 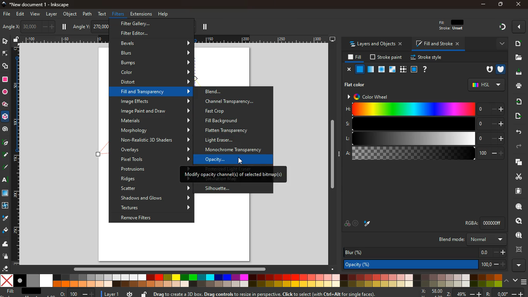 What do you see at coordinates (439, 44) in the screenshot?
I see `fill and stroke` at bounding box center [439, 44].